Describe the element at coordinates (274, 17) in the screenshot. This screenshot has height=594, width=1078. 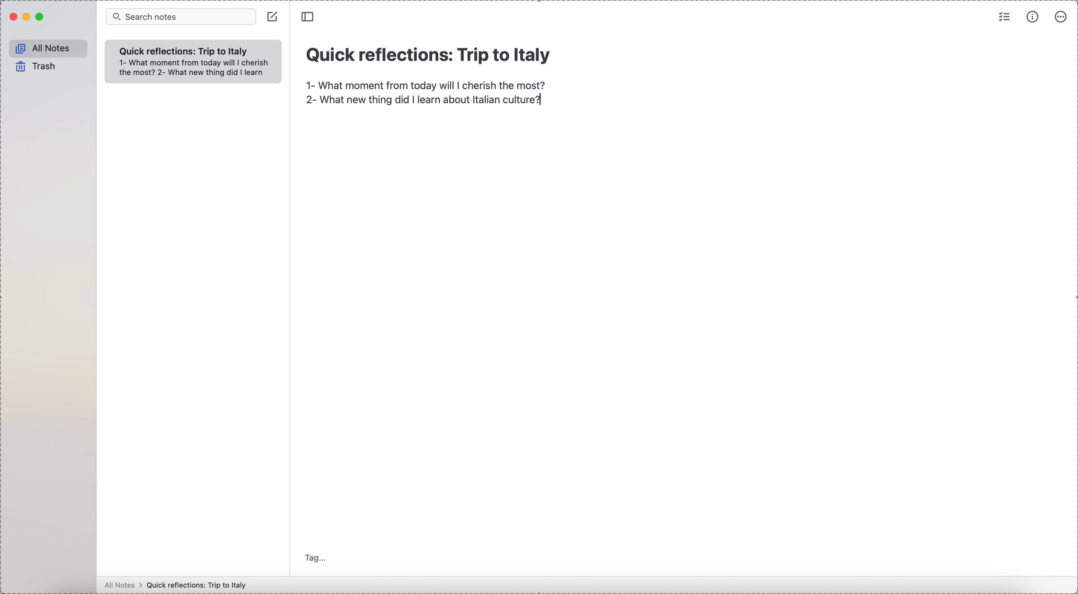
I see `click on create note` at that location.